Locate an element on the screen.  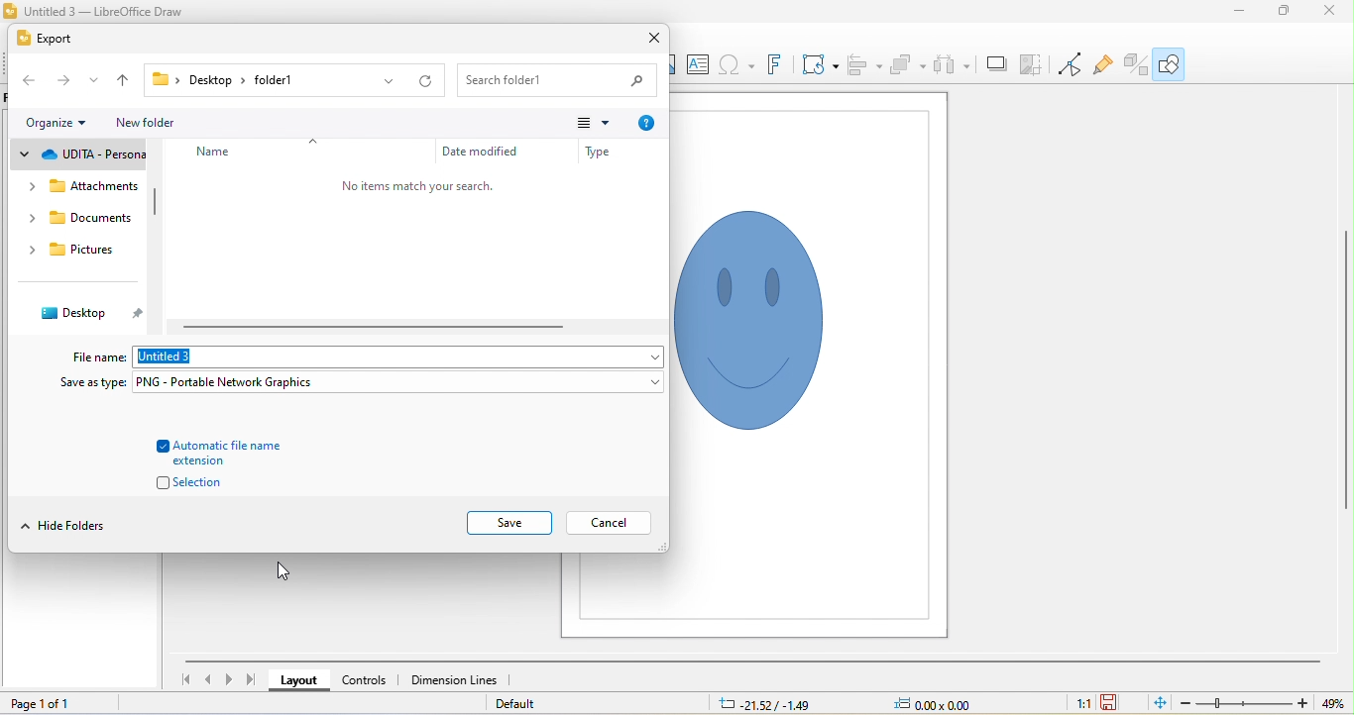
drop down is located at coordinates (93, 80).